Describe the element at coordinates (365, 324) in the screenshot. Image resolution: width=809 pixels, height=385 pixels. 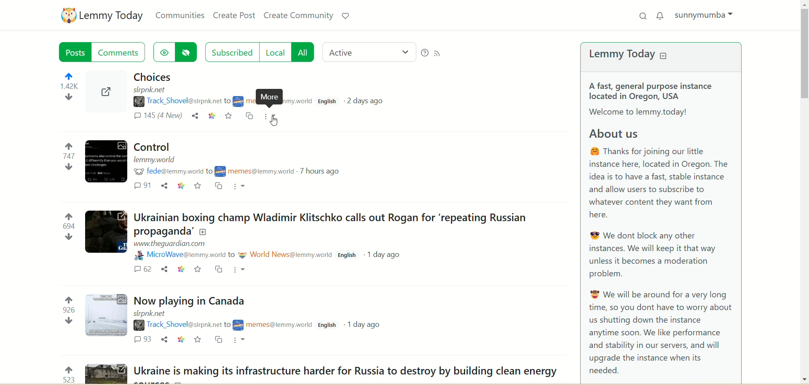
I see `1 day ago(post date)` at that location.